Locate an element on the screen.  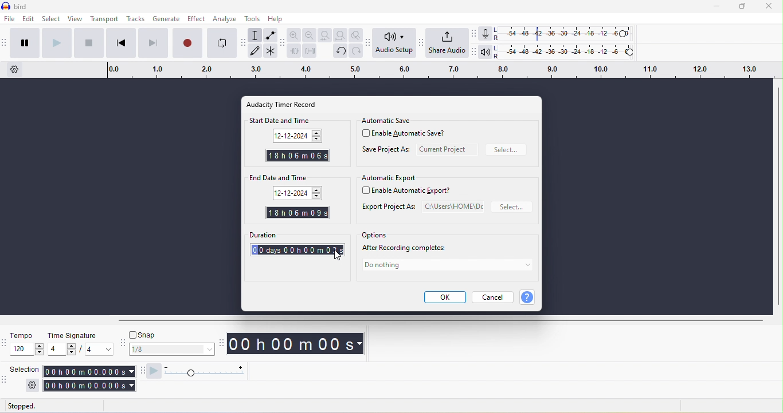
value is located at coordinates (95, 350).